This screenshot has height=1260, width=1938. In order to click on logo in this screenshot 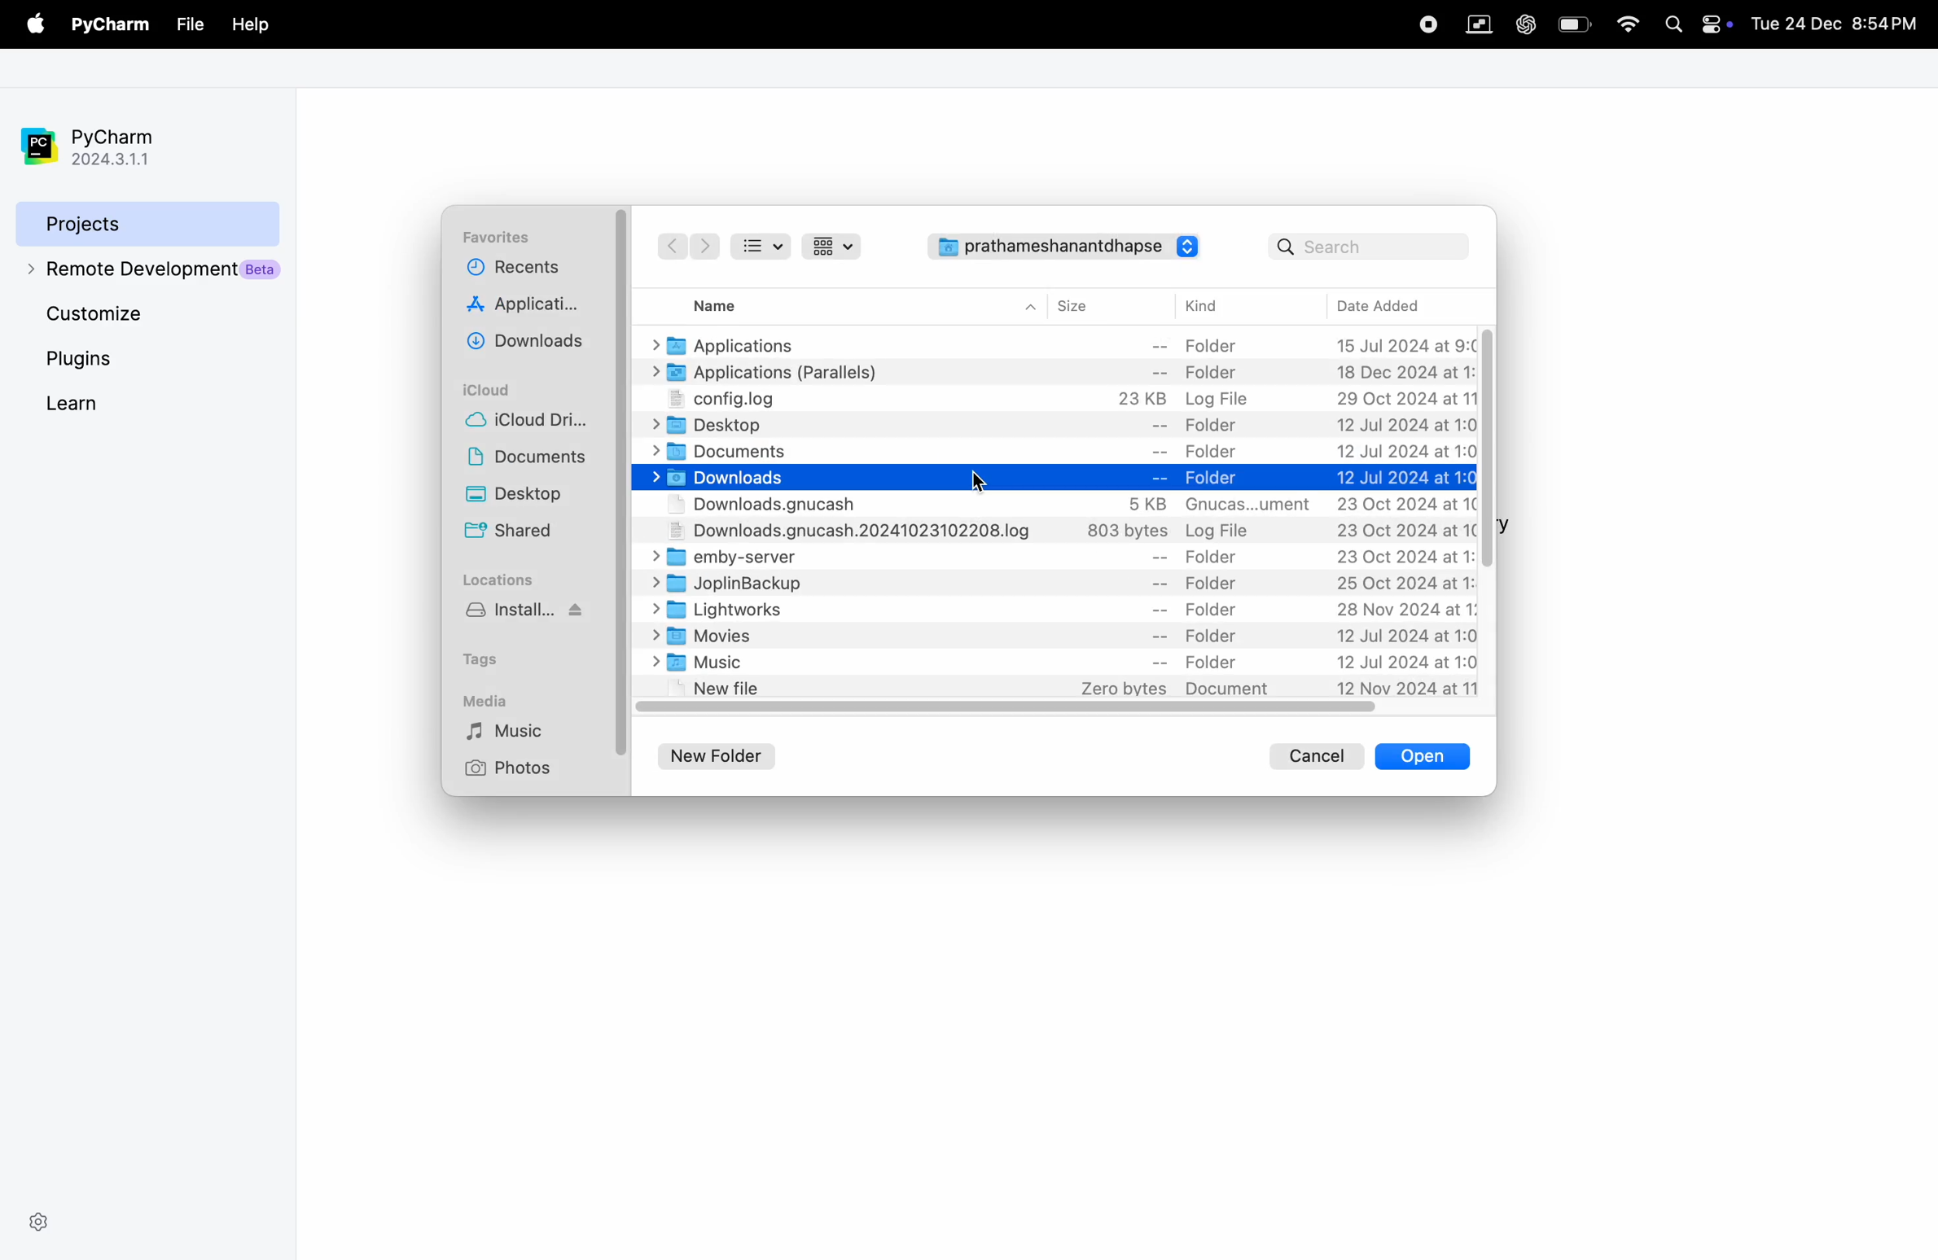, I will do `click(1190, 247)`.